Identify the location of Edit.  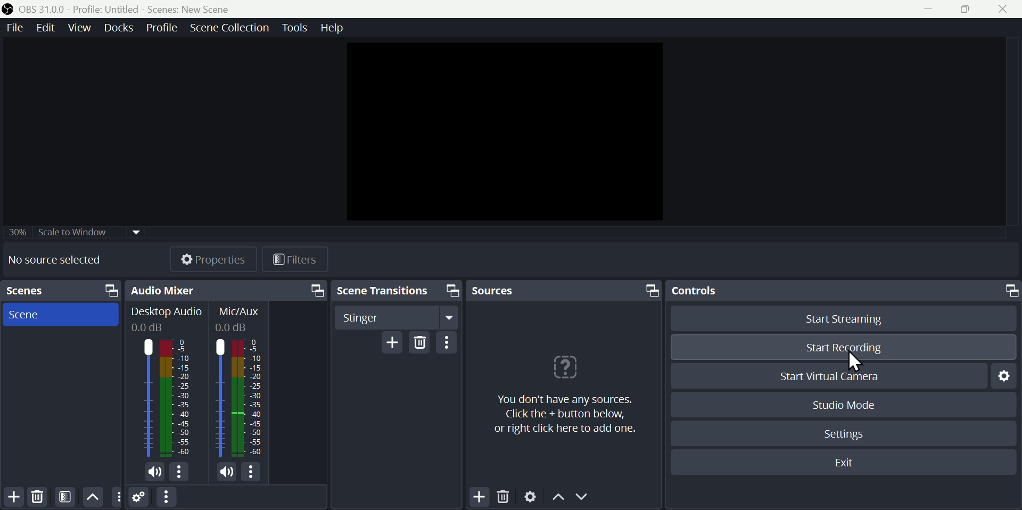
(48, 31).